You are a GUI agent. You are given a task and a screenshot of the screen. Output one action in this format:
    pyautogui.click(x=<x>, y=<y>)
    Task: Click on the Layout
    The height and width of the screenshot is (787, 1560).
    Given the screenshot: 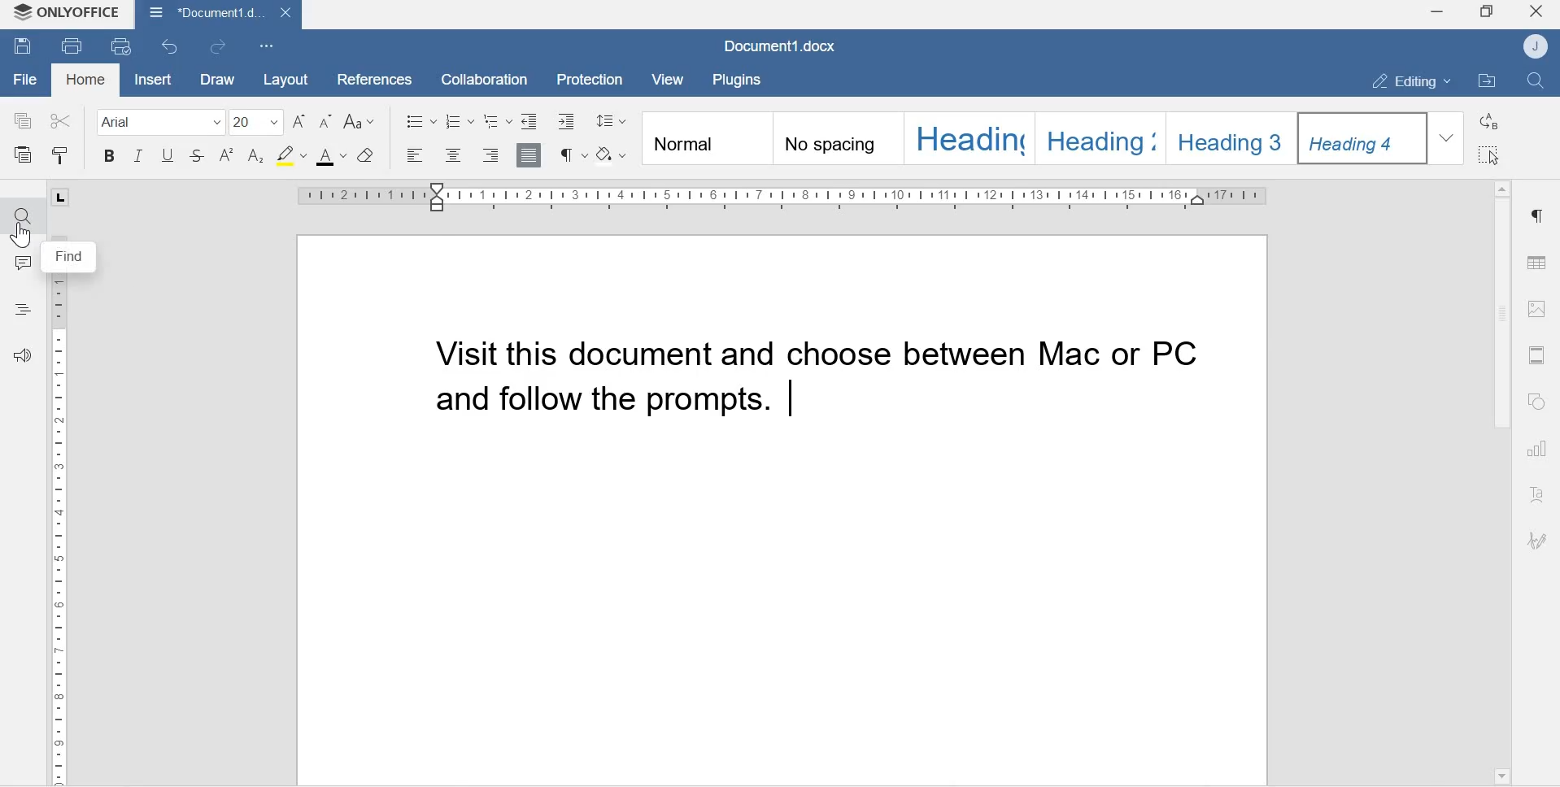 What is the action you would take?
    pyautogui.click(x=284, y=79)
    